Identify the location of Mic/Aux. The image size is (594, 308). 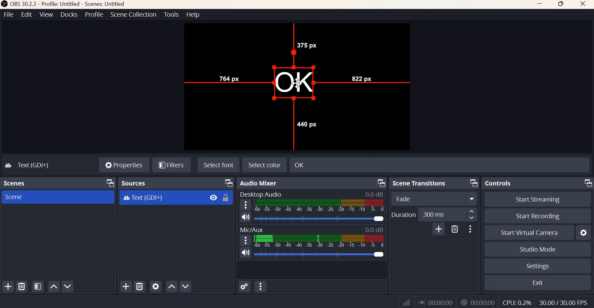
(251, 229).